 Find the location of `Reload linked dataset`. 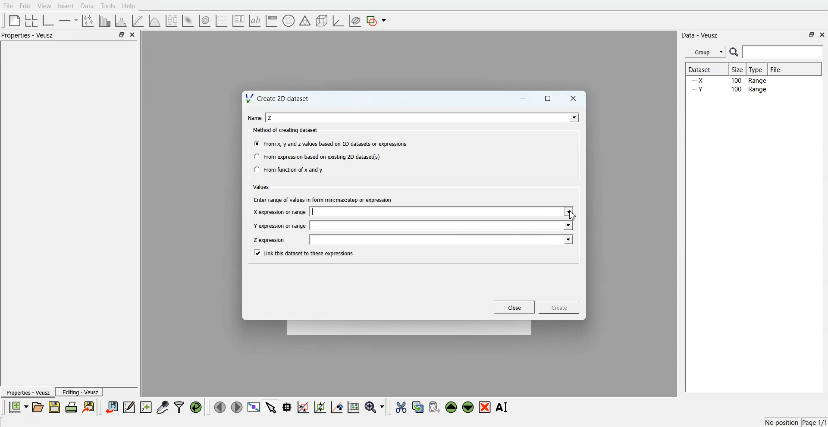

Reload linked dataset is located at coordinates (196, 407).